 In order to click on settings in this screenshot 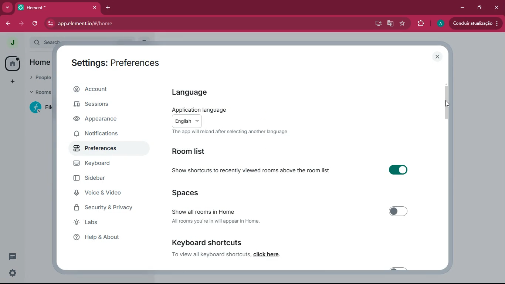, I will do `click(11, 273)`.